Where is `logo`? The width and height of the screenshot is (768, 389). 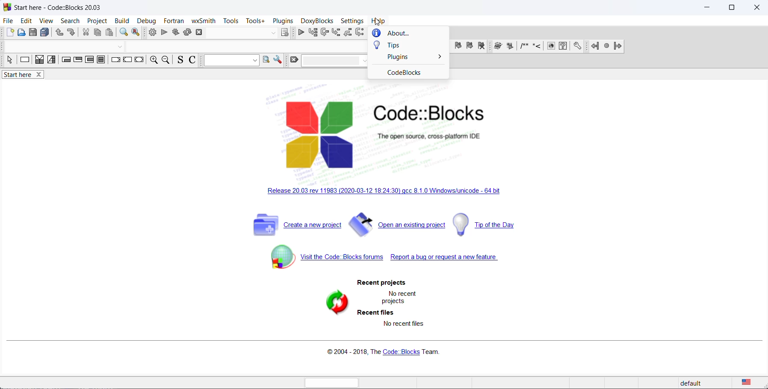
logo is located at coordinates (401, 134).